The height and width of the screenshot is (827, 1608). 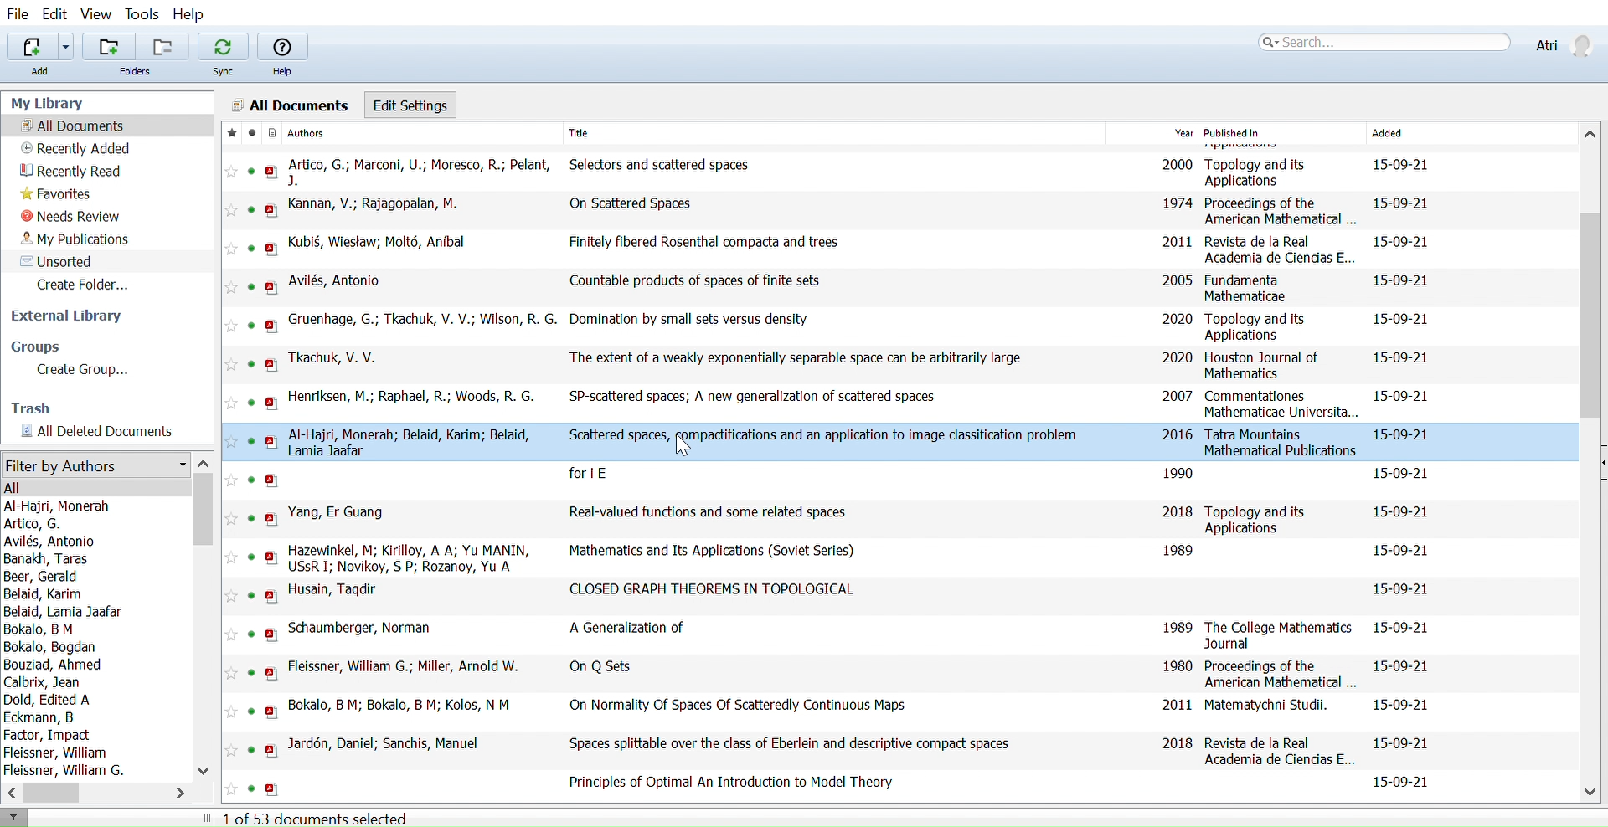 I want to click on favourite, so click(x=229, y=519).